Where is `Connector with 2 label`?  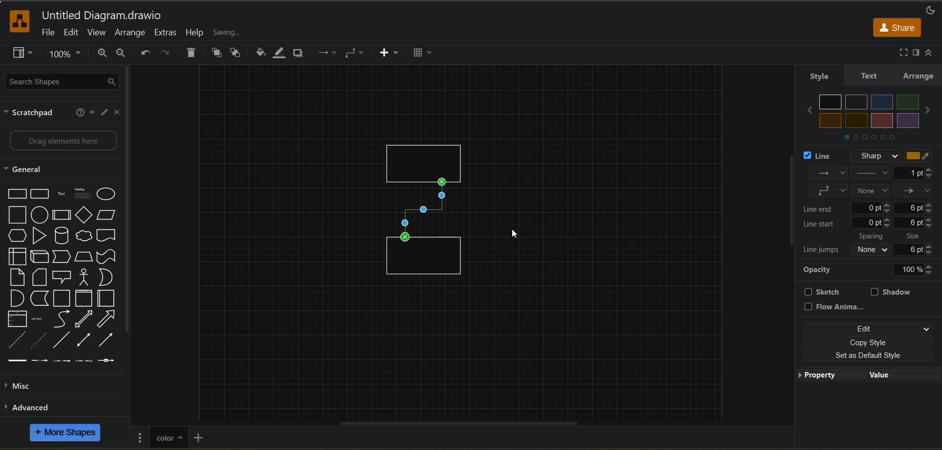
Connector with 2 label is located at coordinates (61, 361).